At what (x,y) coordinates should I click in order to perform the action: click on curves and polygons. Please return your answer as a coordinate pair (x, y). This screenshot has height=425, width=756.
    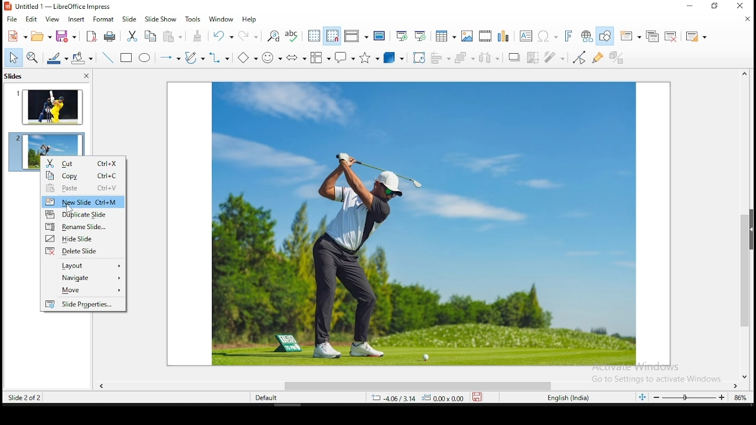
    Looking at the image, I should click on (194, 58).